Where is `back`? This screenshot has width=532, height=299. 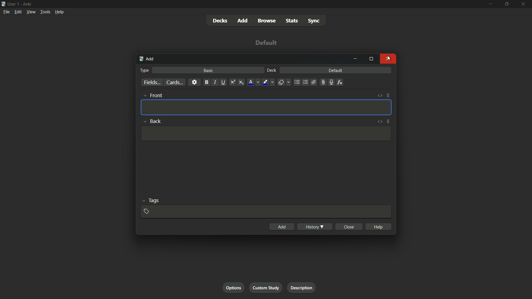 back is located at coordinates (151, 120).